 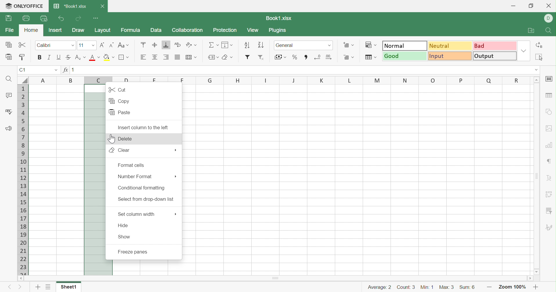 I want to click on Copy, so click(x=9, y=45).